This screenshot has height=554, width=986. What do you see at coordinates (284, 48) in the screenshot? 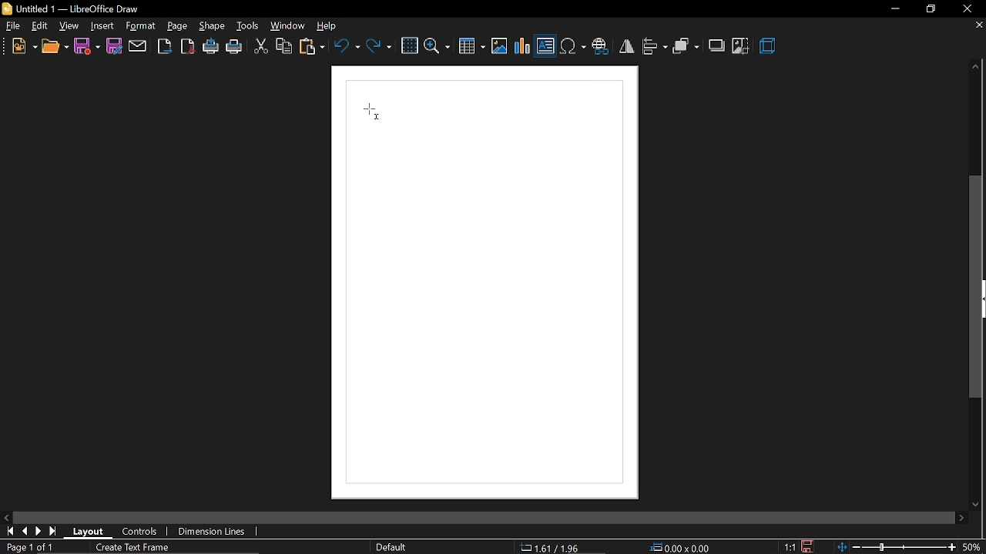
I see `copy` at bounding box center [284, 48].